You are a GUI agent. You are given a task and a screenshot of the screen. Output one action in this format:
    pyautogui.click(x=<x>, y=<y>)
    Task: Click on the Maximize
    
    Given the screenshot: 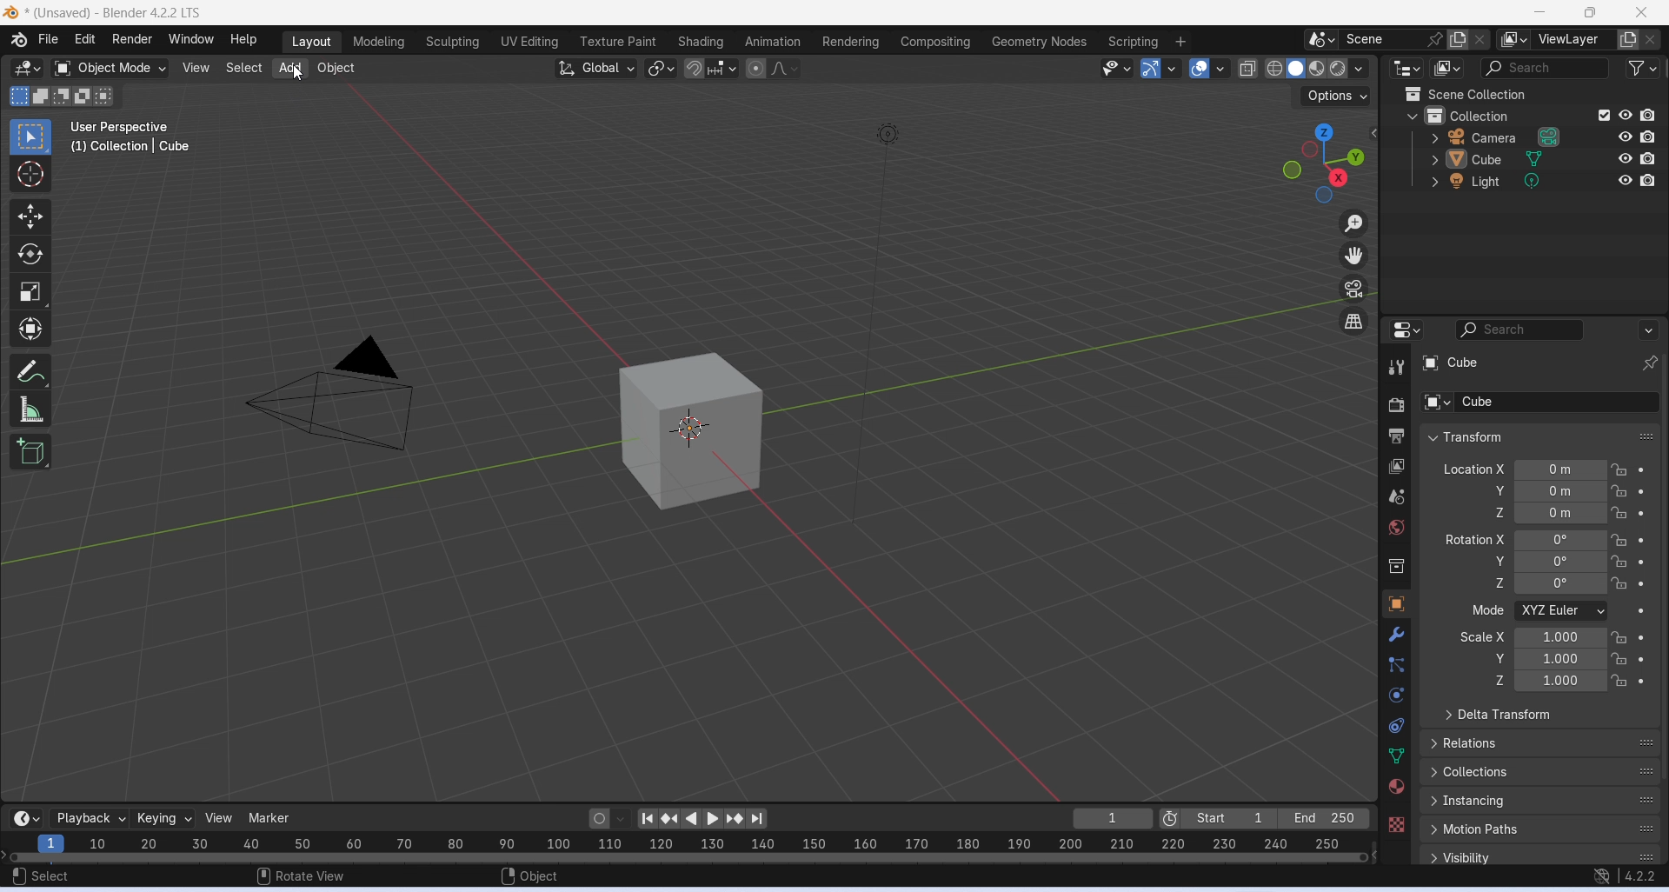 What is the action you would take?
    pyautogui.click(x=1588, y=12)
    